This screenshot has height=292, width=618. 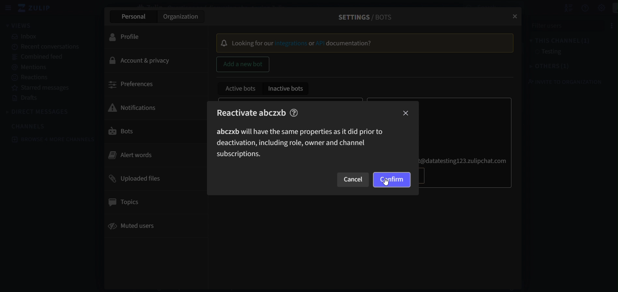 What do you see at coordinates (129, 37) in the screenshot?
I see `profile` at bounding box center [129, 37].